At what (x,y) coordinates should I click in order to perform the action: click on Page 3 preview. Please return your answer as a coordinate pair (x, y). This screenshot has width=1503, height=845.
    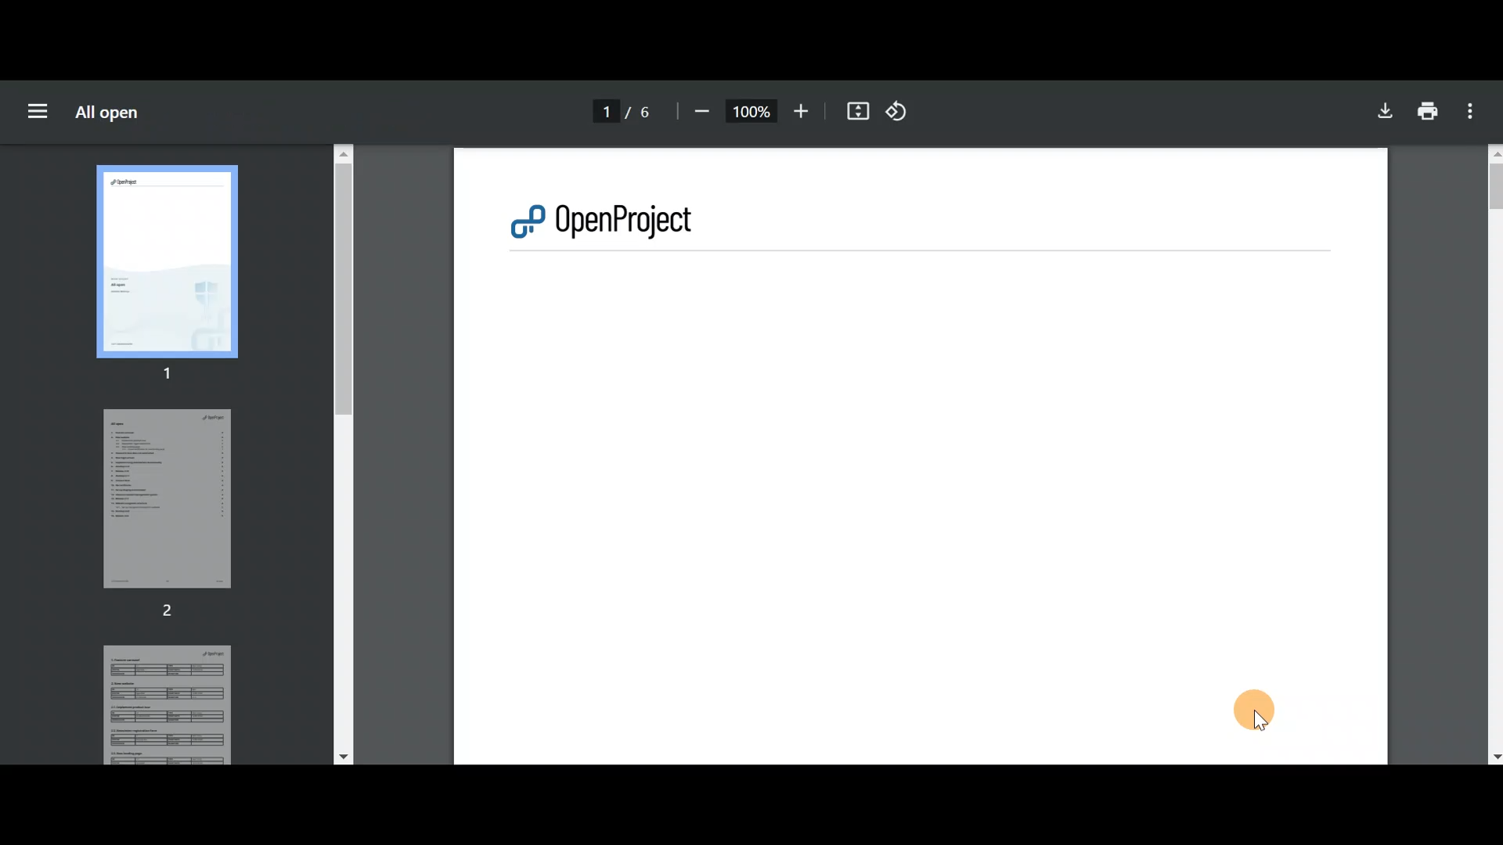
    Looking at the image, I should click on (178, 701).